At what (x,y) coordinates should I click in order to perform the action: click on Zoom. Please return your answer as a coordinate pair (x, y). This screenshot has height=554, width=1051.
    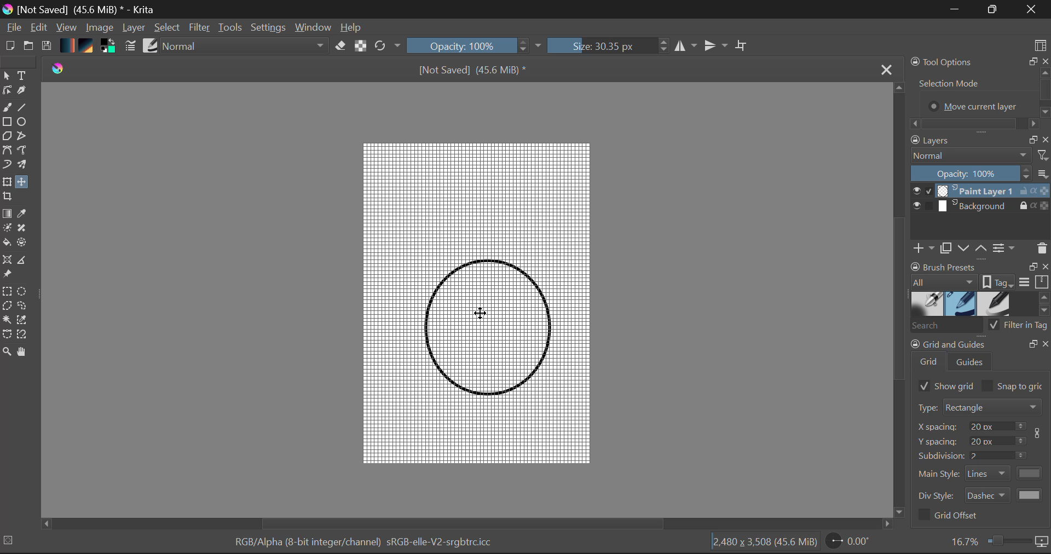
    Looking at the image, I should click on (7, 351).